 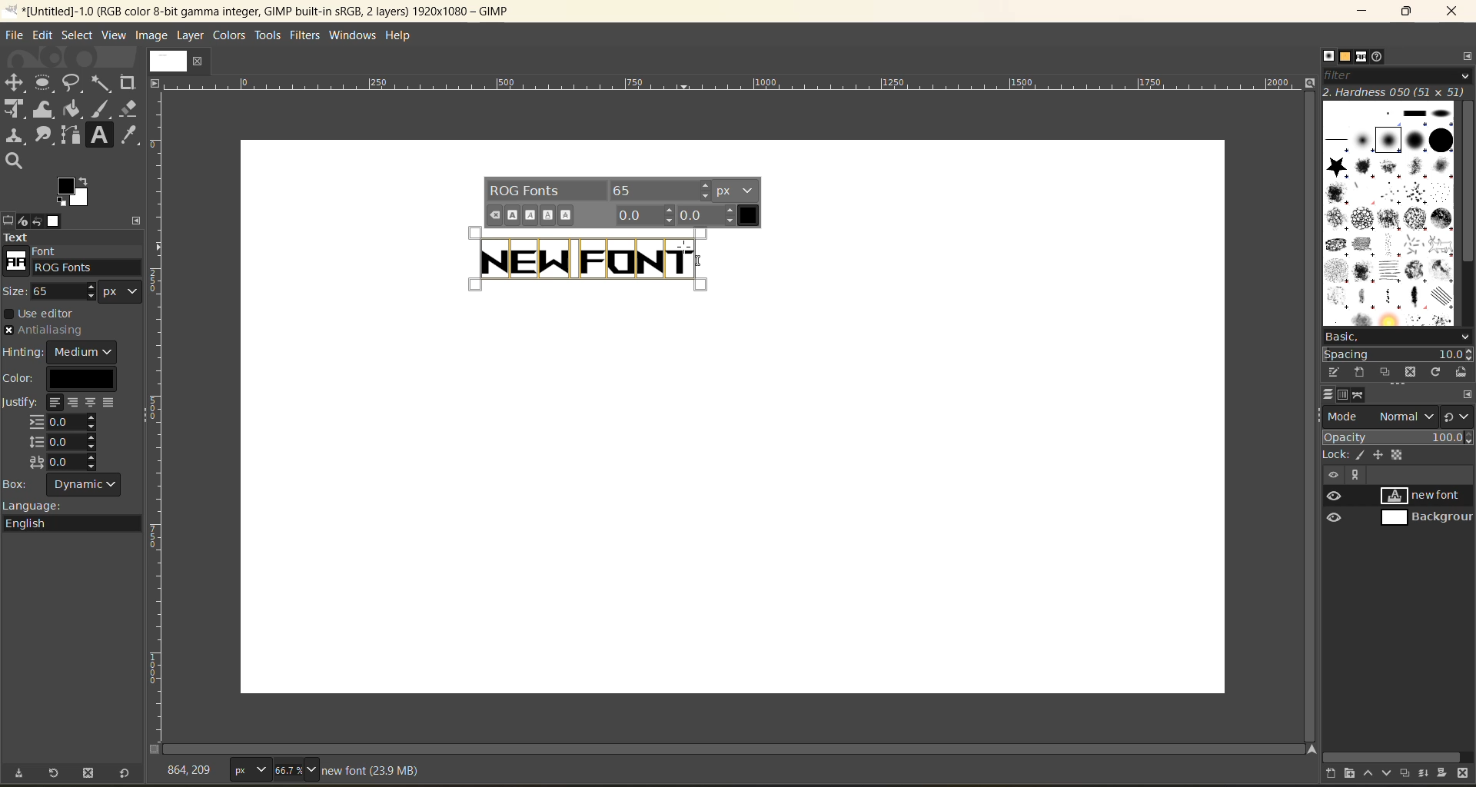 What do you see at coordinates (1328, 55) in the screenshot?
I see `brushes` at bounding box center [1328, 55].